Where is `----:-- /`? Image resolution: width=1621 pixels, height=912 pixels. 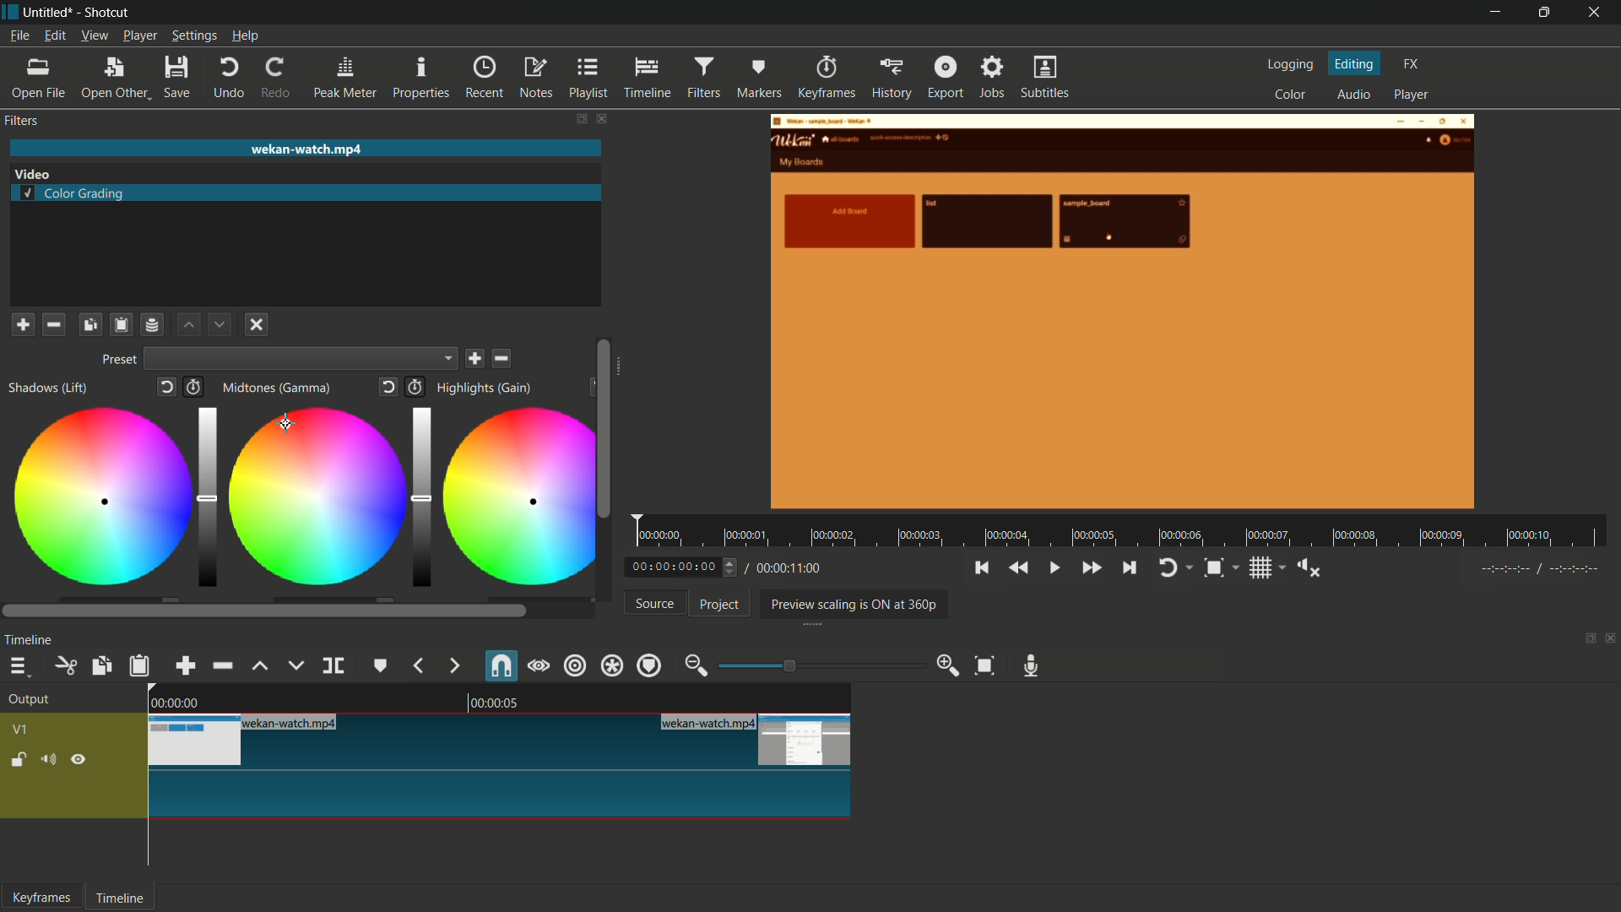
----:-- / is located at coordinates (1548, 572).